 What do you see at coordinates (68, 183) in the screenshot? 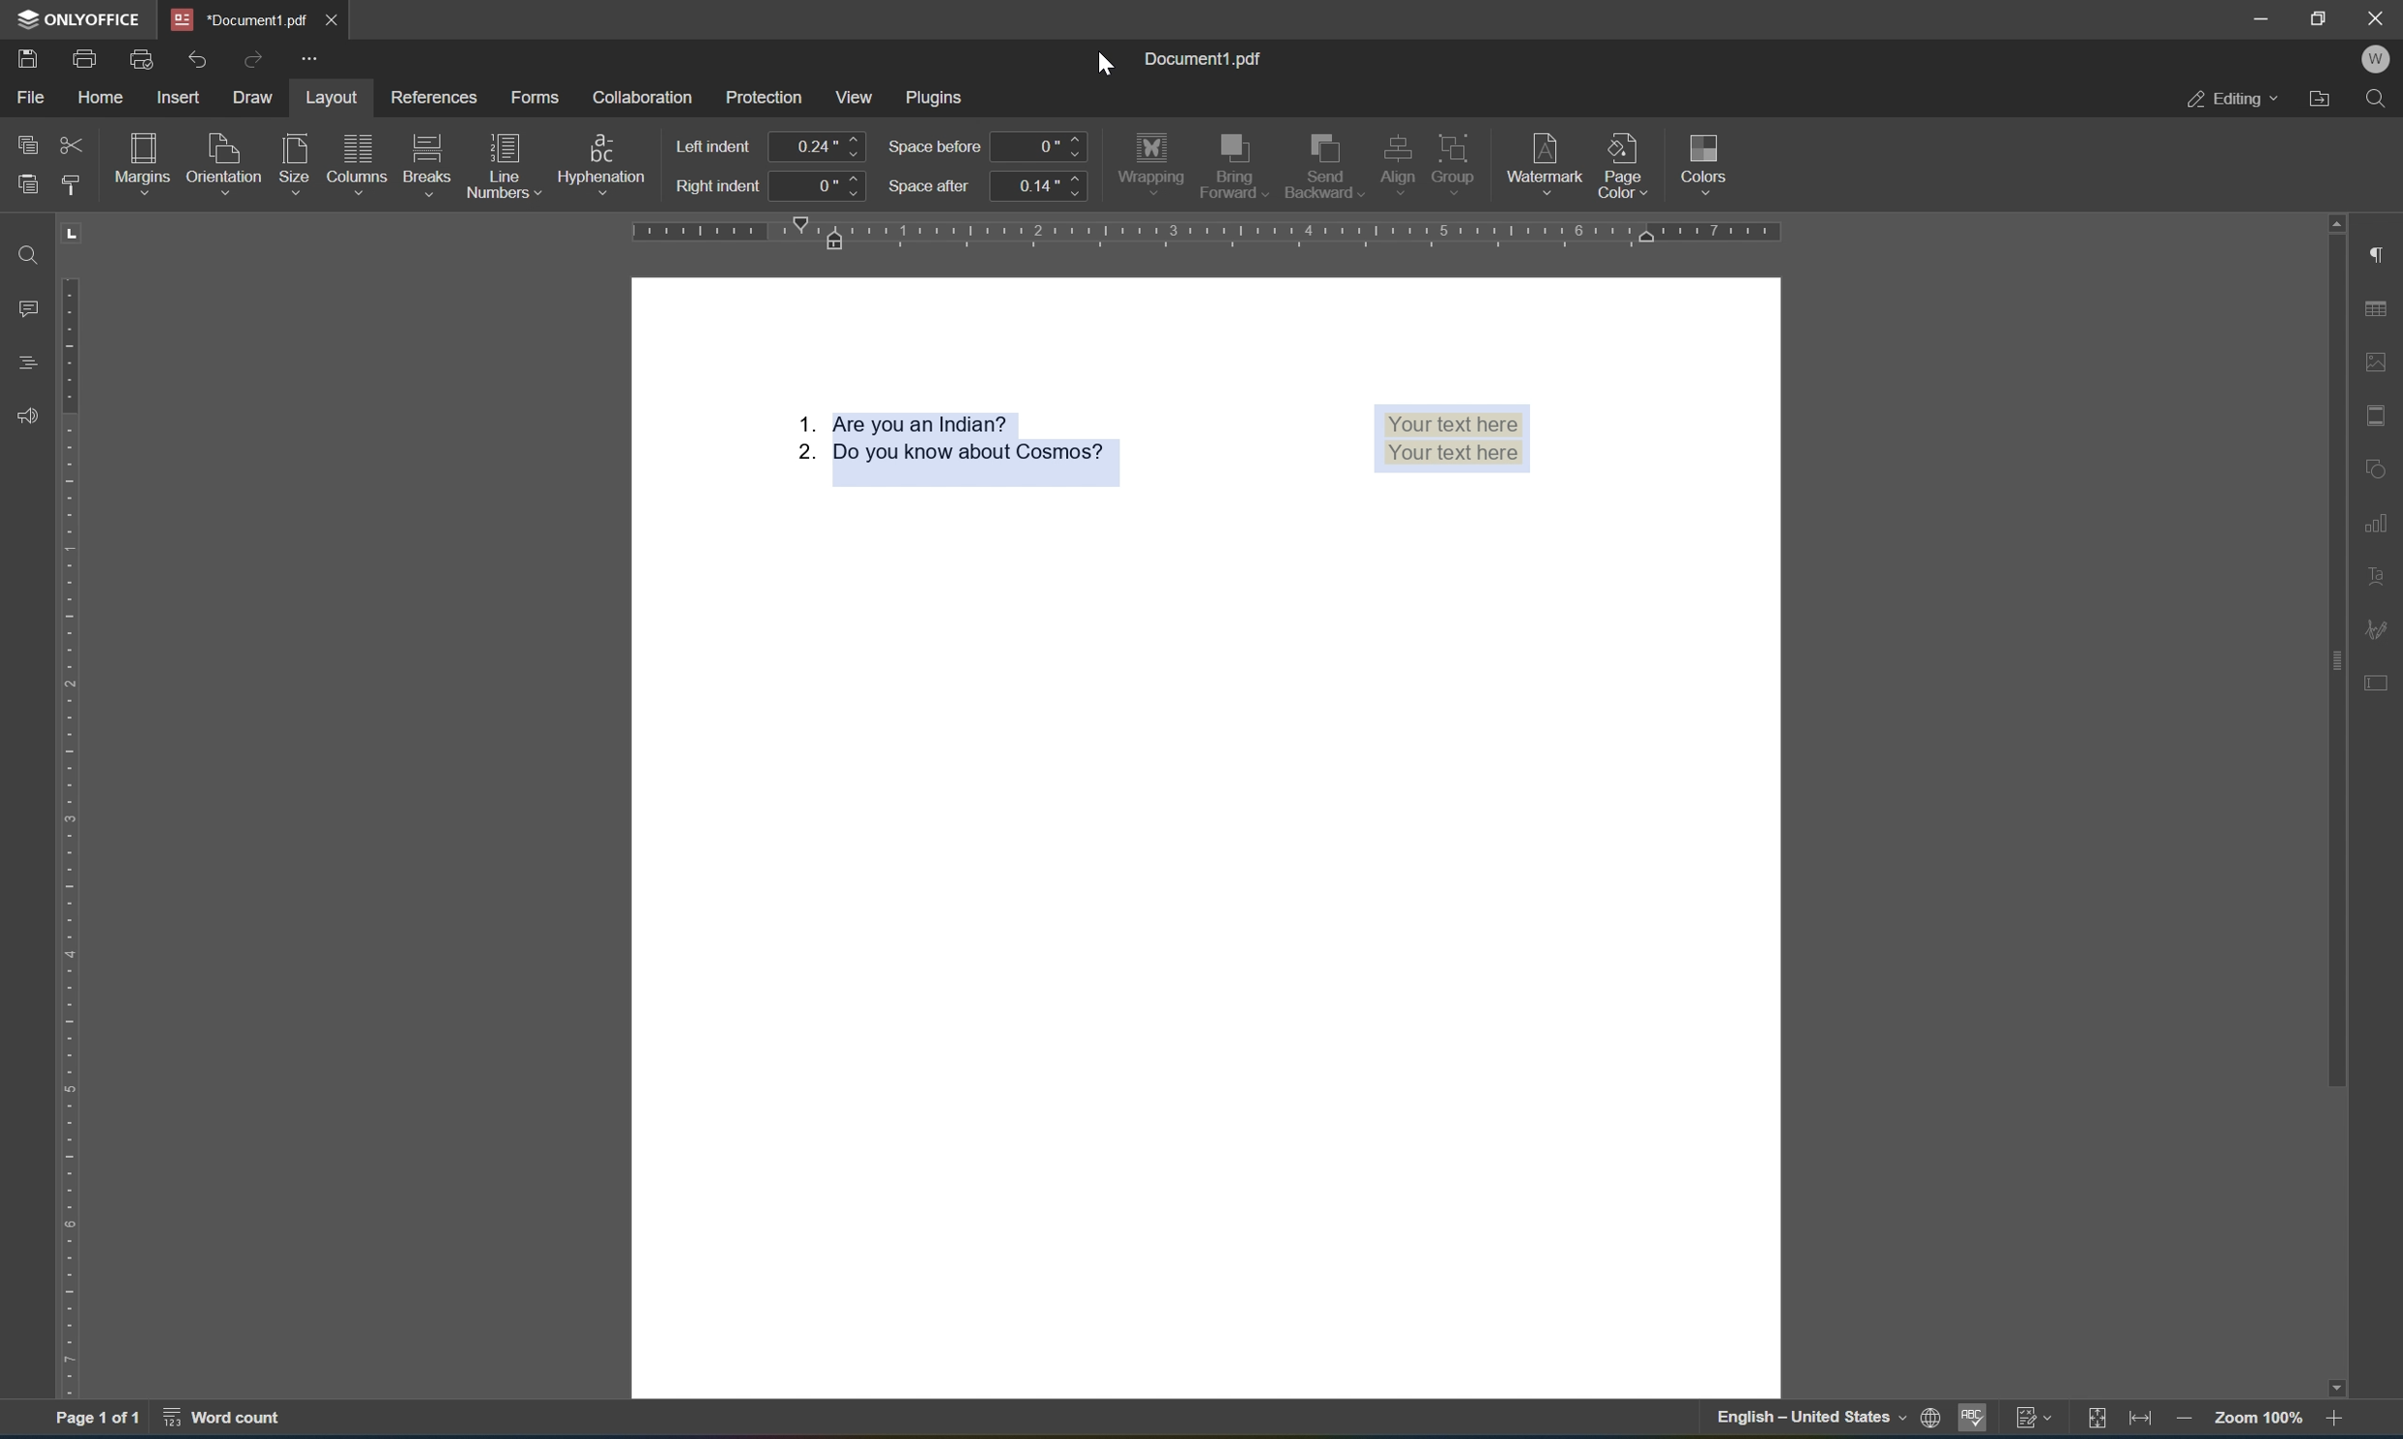
I see `copy style` at bounding box center [68, 183].